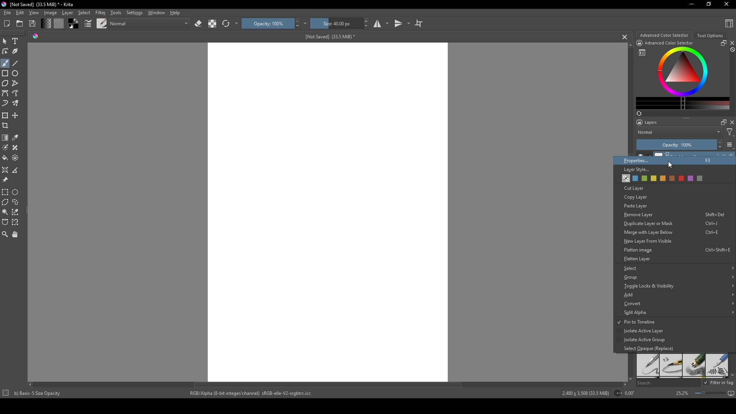  Describe the element at coordinates (719, 148) in the screenshot. I see `decrease` at that location.